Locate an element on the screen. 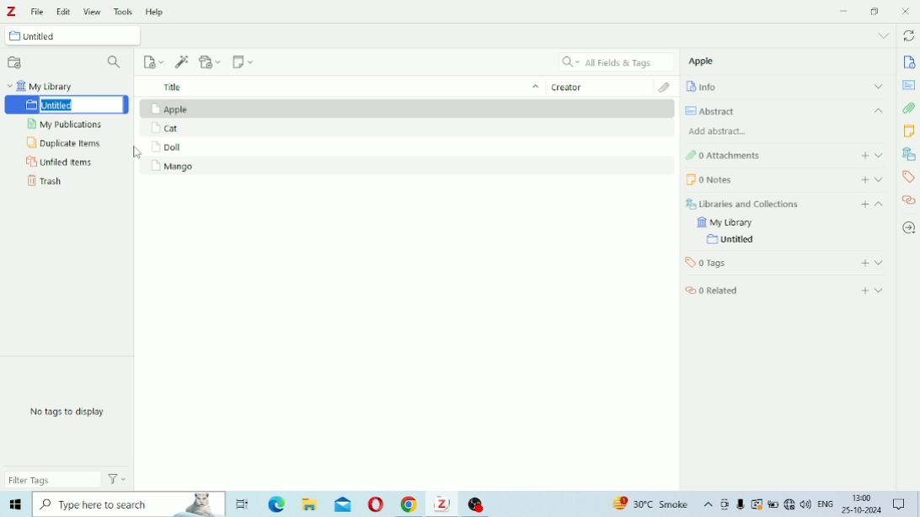 The height and width of the screenshot is (517, 920). Info is located at coordinates (910, 63).